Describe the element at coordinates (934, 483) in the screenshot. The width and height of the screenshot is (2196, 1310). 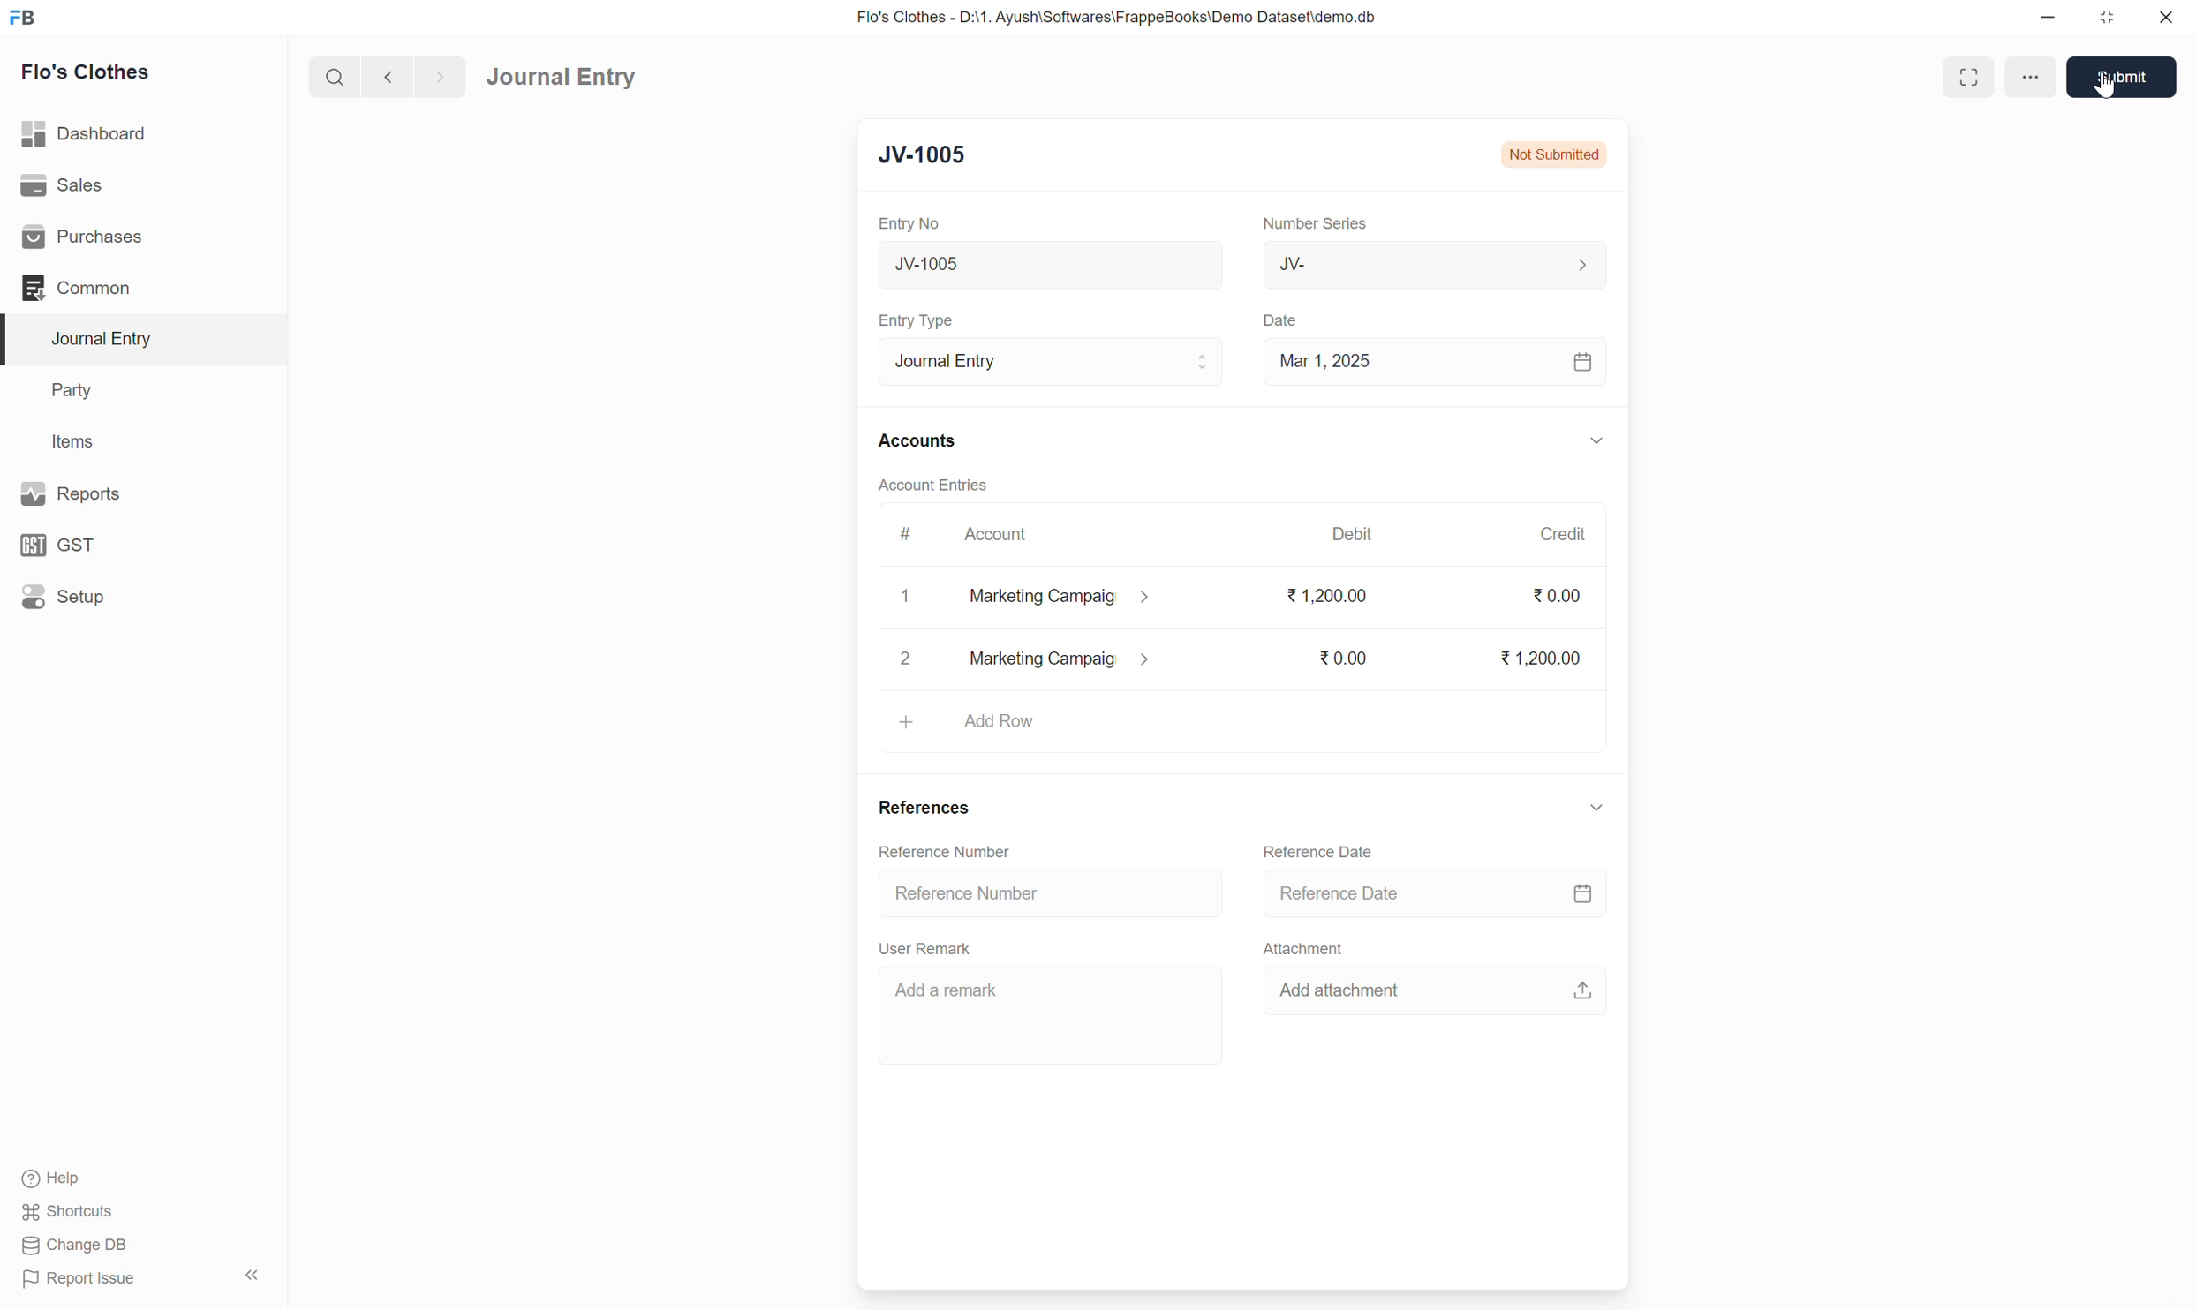
I see `Account Entries` at that location.